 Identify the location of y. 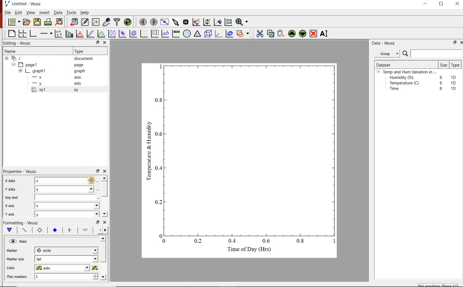
(42, 83).